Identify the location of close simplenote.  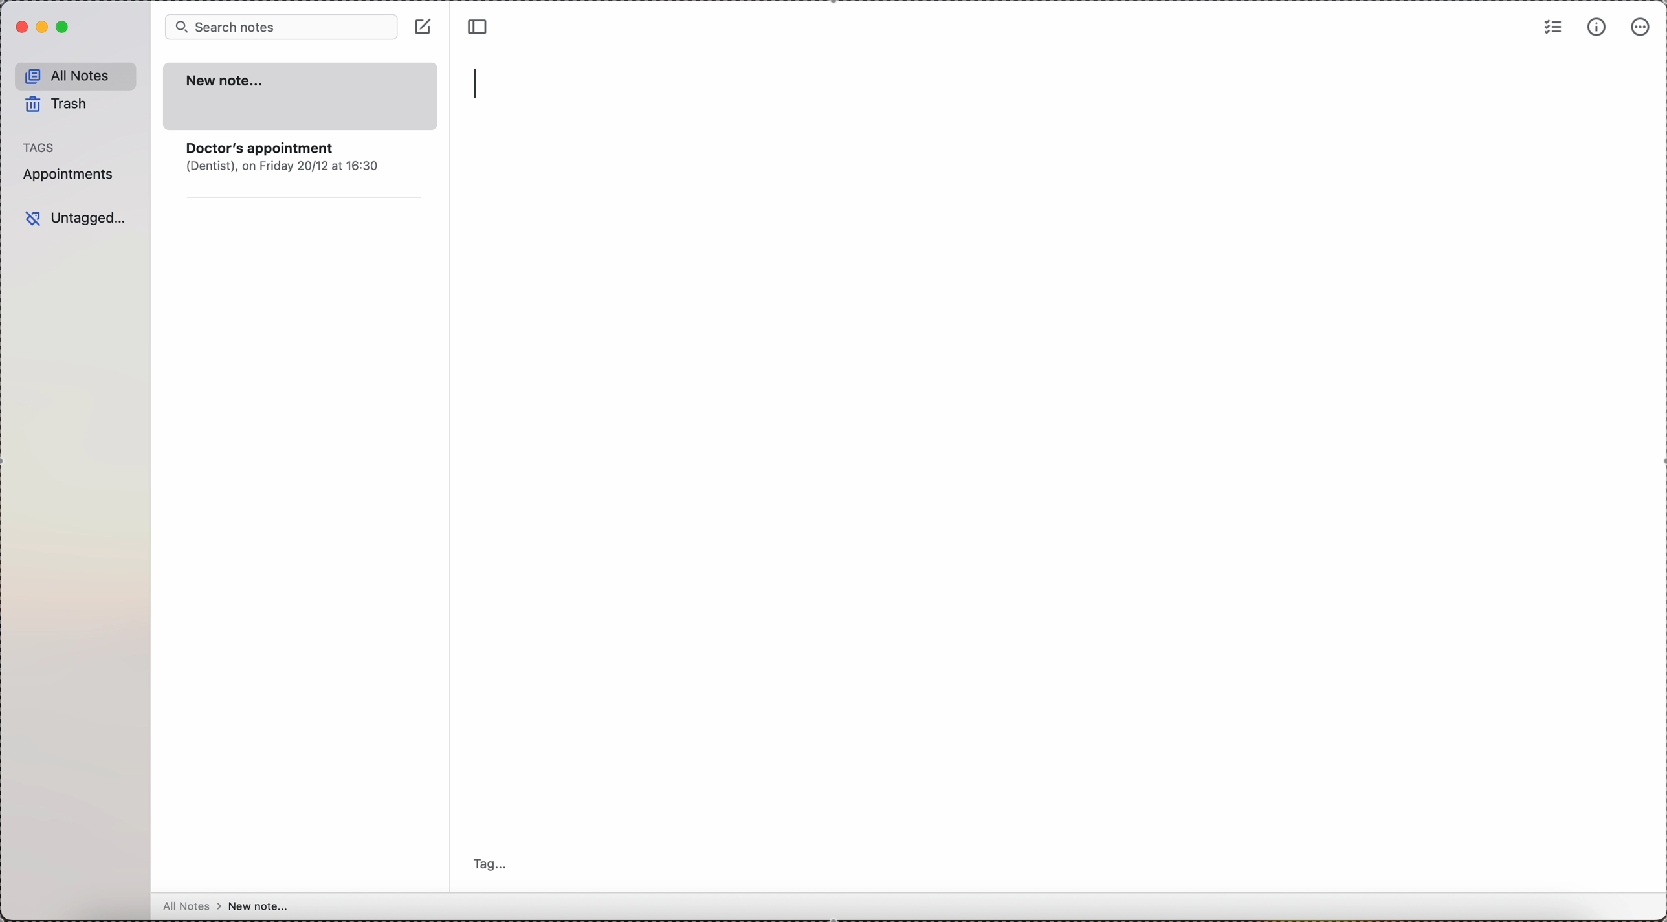
(19, 28).